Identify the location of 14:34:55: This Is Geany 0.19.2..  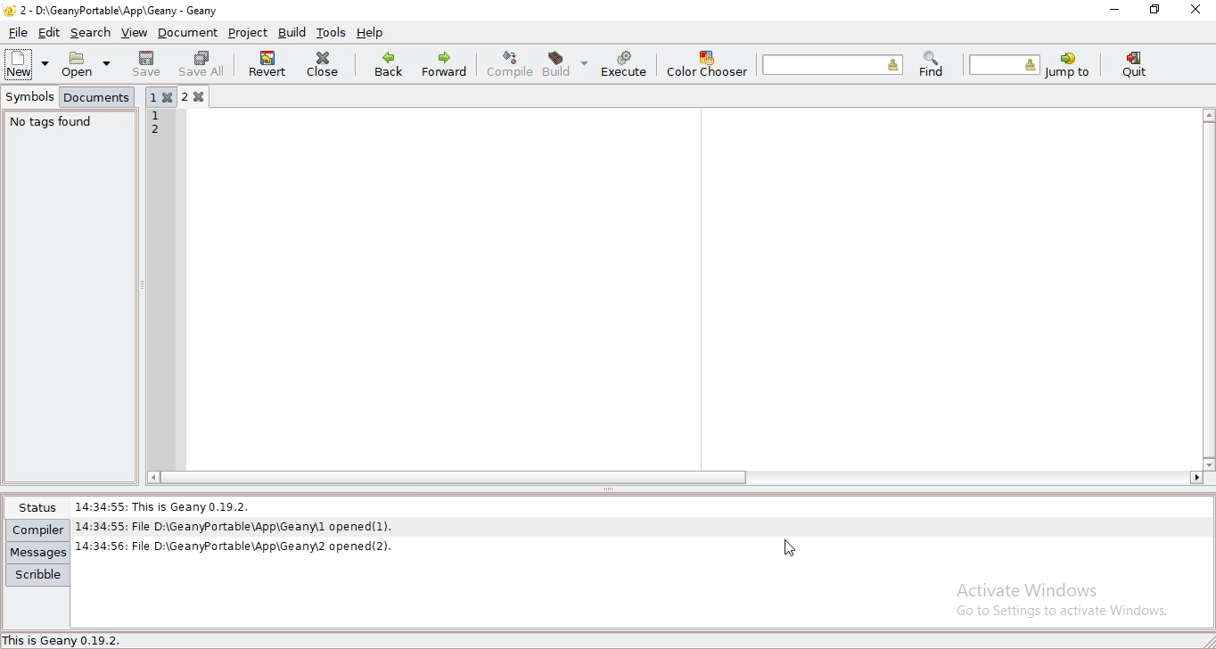
(168, 503).